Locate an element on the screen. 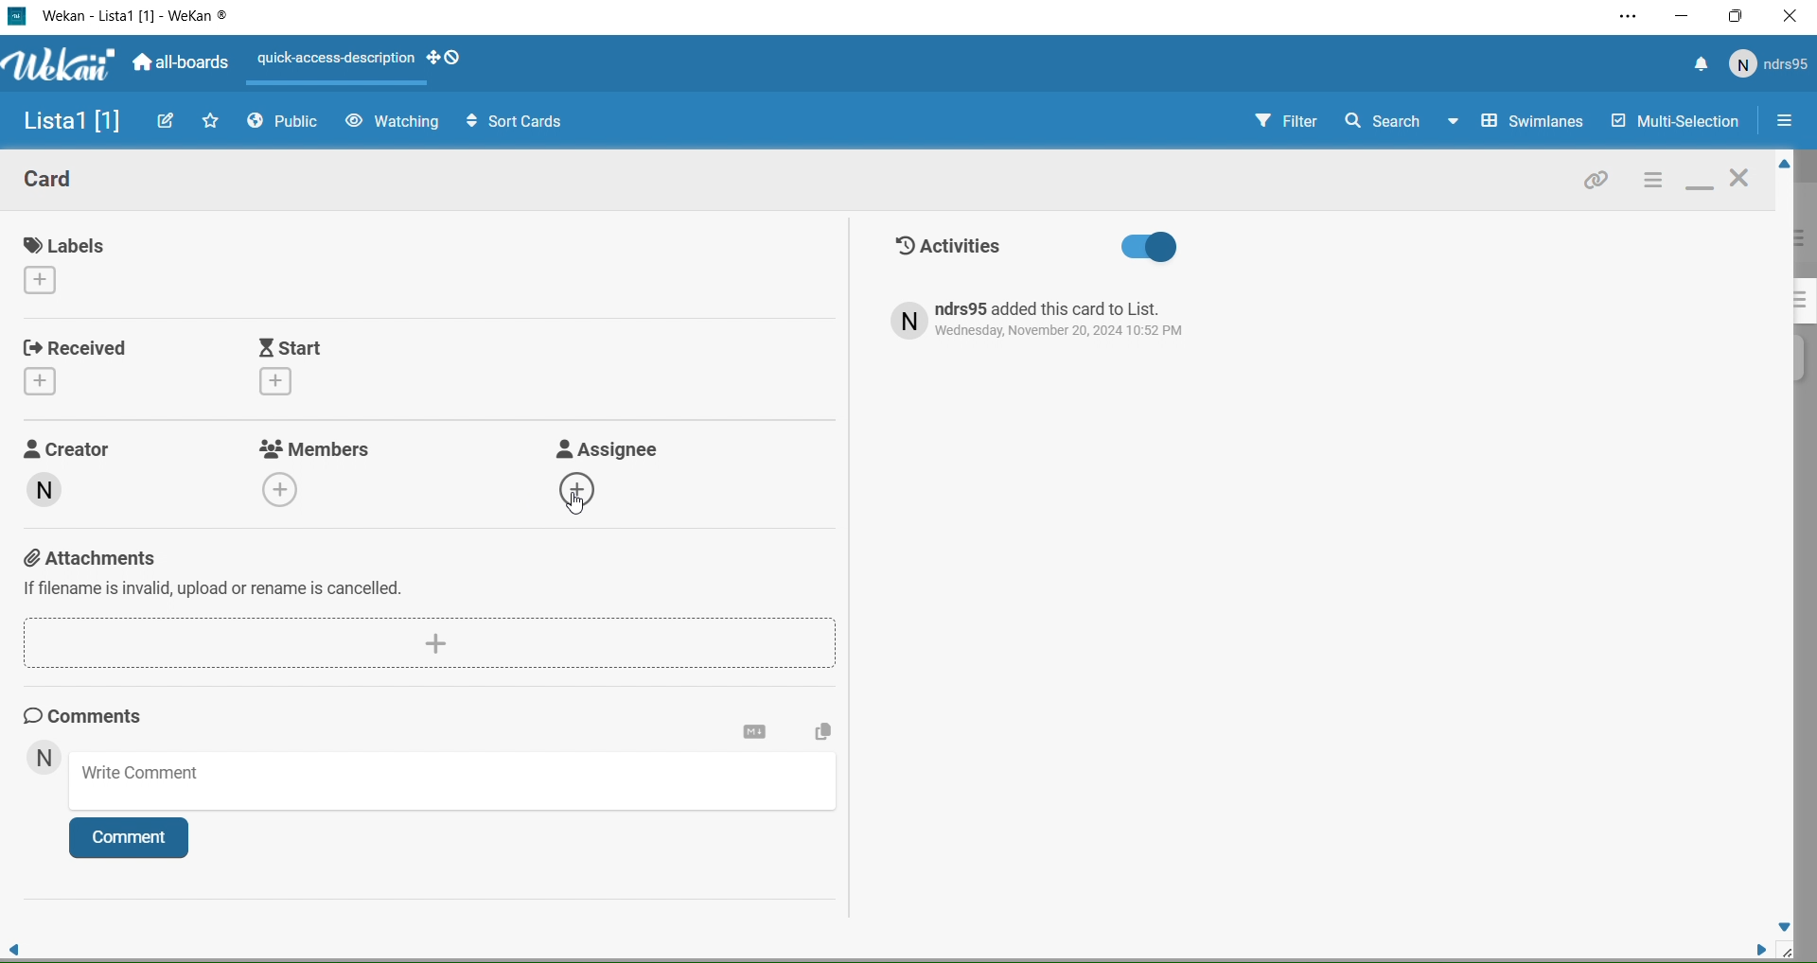 This screenshot has width=1817, height=963. Members is located at coordinates (320, 470).